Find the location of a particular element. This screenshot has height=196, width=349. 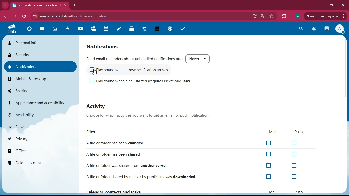

push is located at coordinates (298, 191).